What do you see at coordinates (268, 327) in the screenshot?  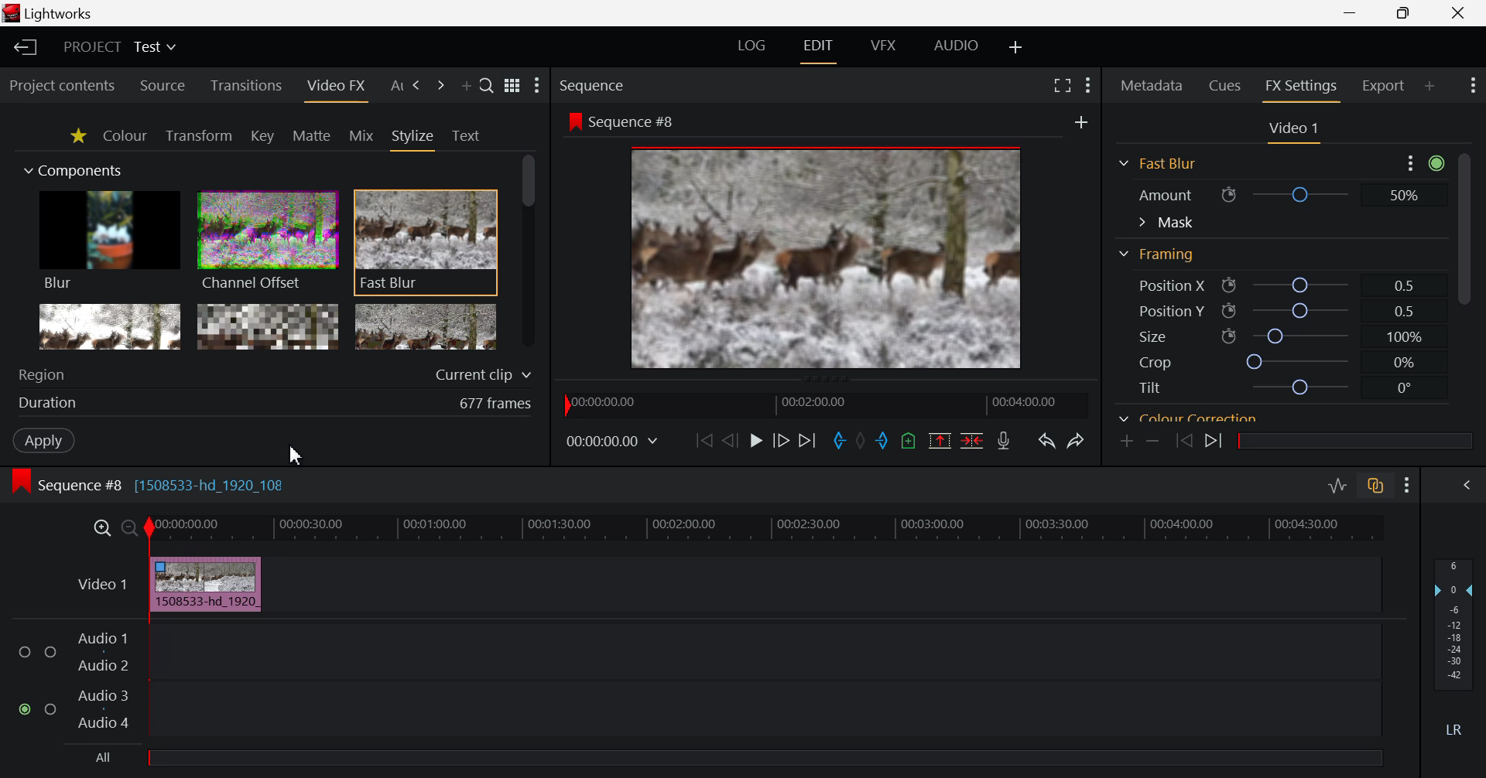 I see `Mosaic` at bounding box center [268, 327].